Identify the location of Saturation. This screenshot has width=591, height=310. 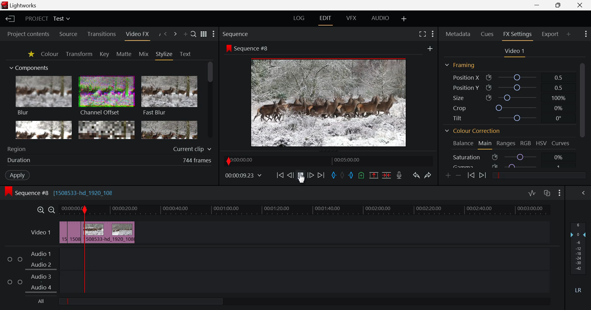
(512, 156).